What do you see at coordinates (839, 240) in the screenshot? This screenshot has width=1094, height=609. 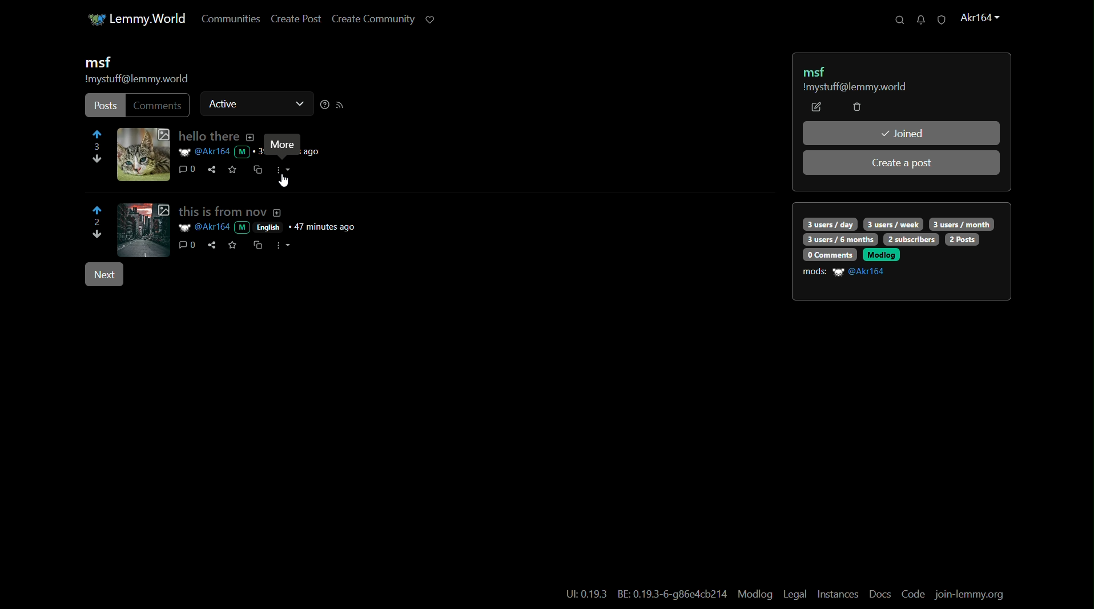 I see `3 users per 6 month` at bounding box center [839, 240].